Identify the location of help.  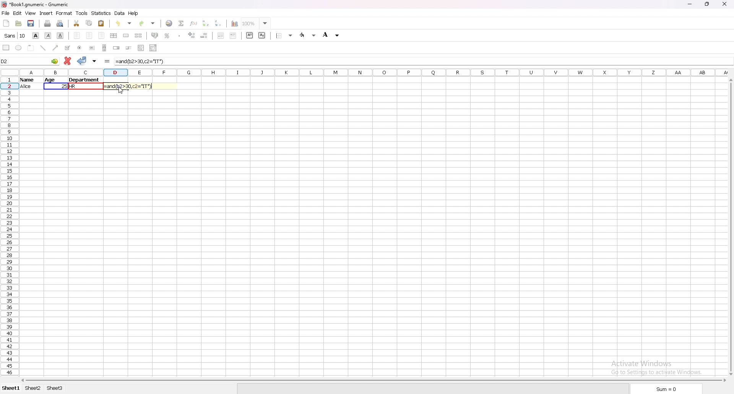
(133, 13).